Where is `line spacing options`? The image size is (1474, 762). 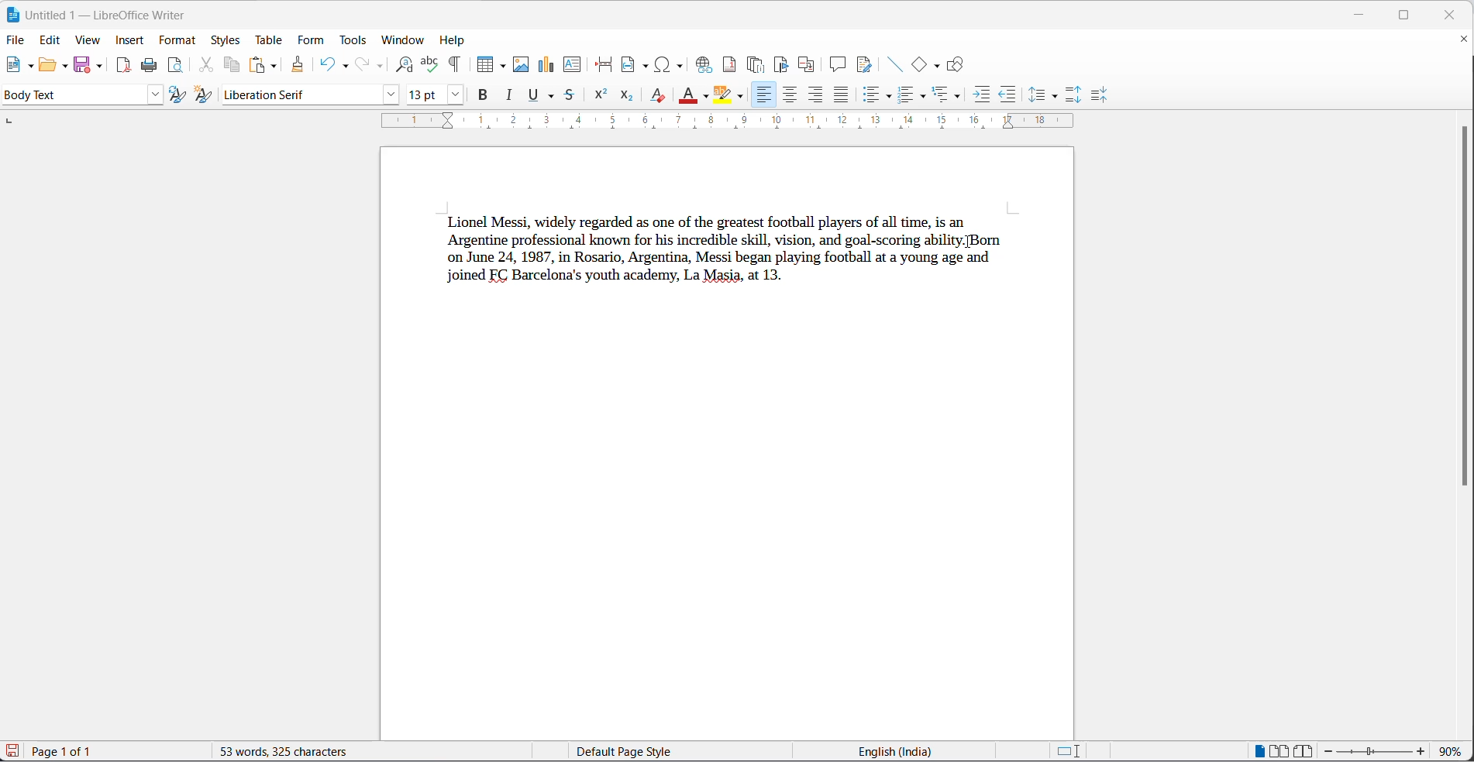 line spacing options is located at coordinates (1036, 93).